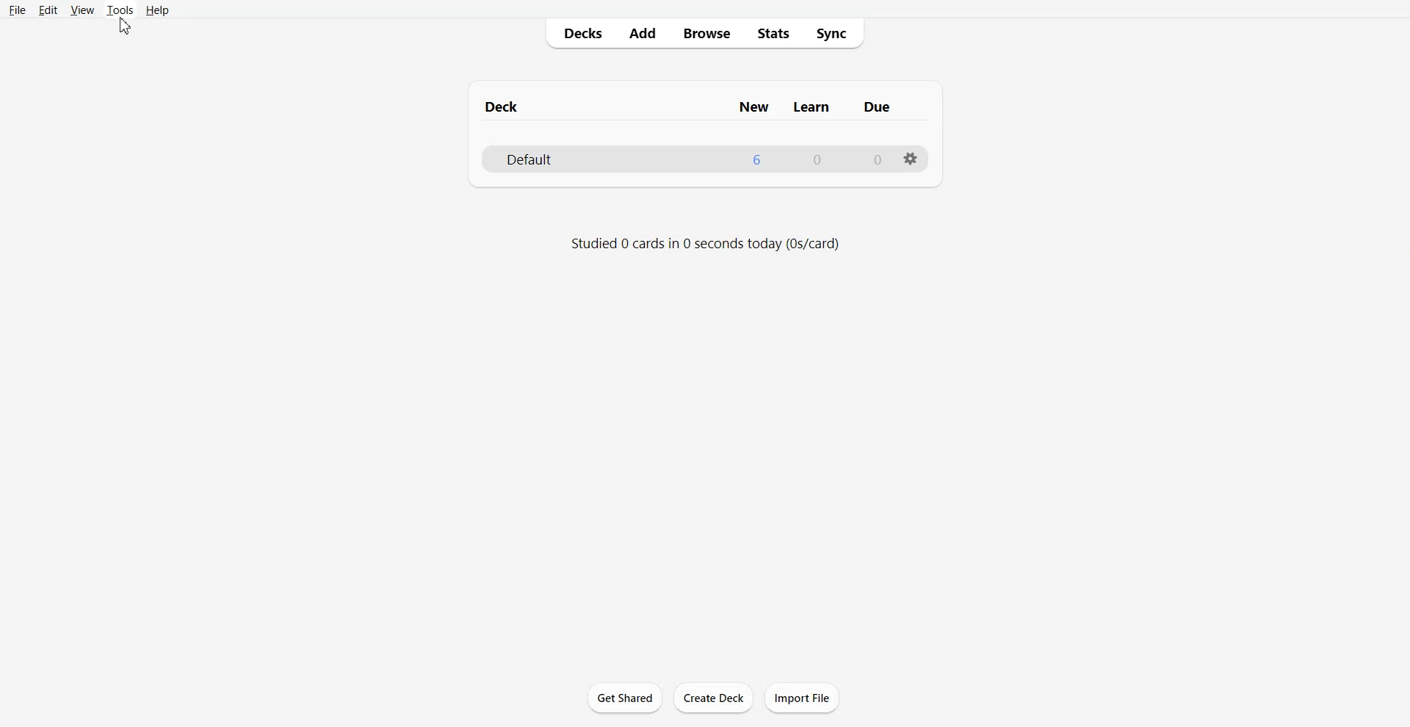 The height and width of the screenshot is (727, 1410). What do you see at coordinates (836, 34) in the screenshot?
I see `Sync` at bounding box center [836, 34].